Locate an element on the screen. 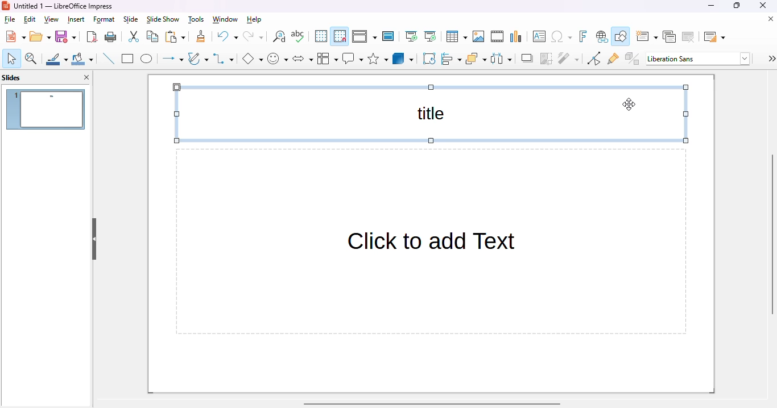  connectors is located at coordinates (224, 59).